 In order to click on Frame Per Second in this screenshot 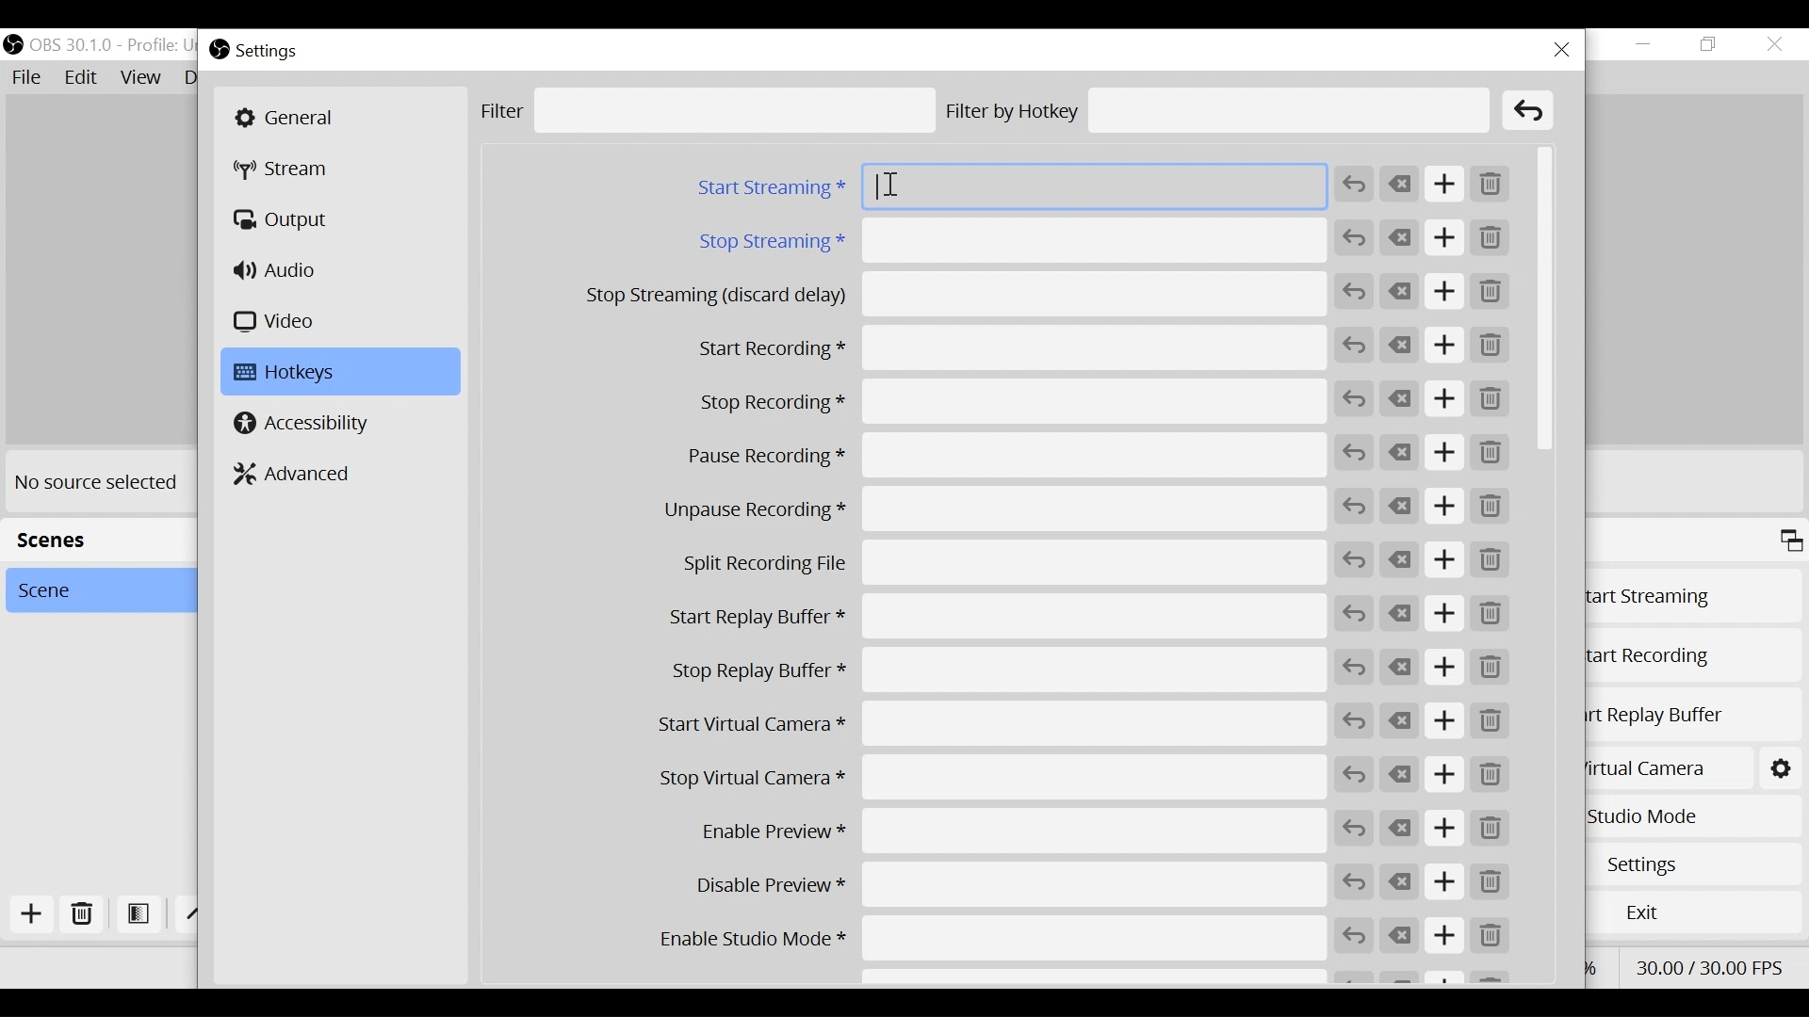, I will do `click(1708, 965)`.